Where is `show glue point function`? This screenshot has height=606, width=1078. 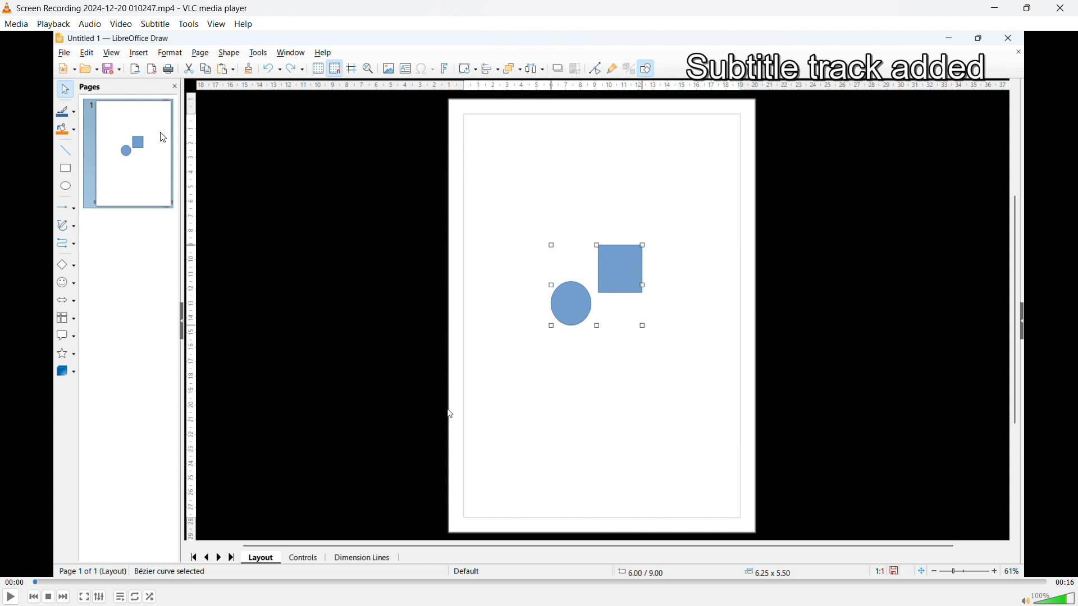 show glue point function is located at coordinates (612, 67).